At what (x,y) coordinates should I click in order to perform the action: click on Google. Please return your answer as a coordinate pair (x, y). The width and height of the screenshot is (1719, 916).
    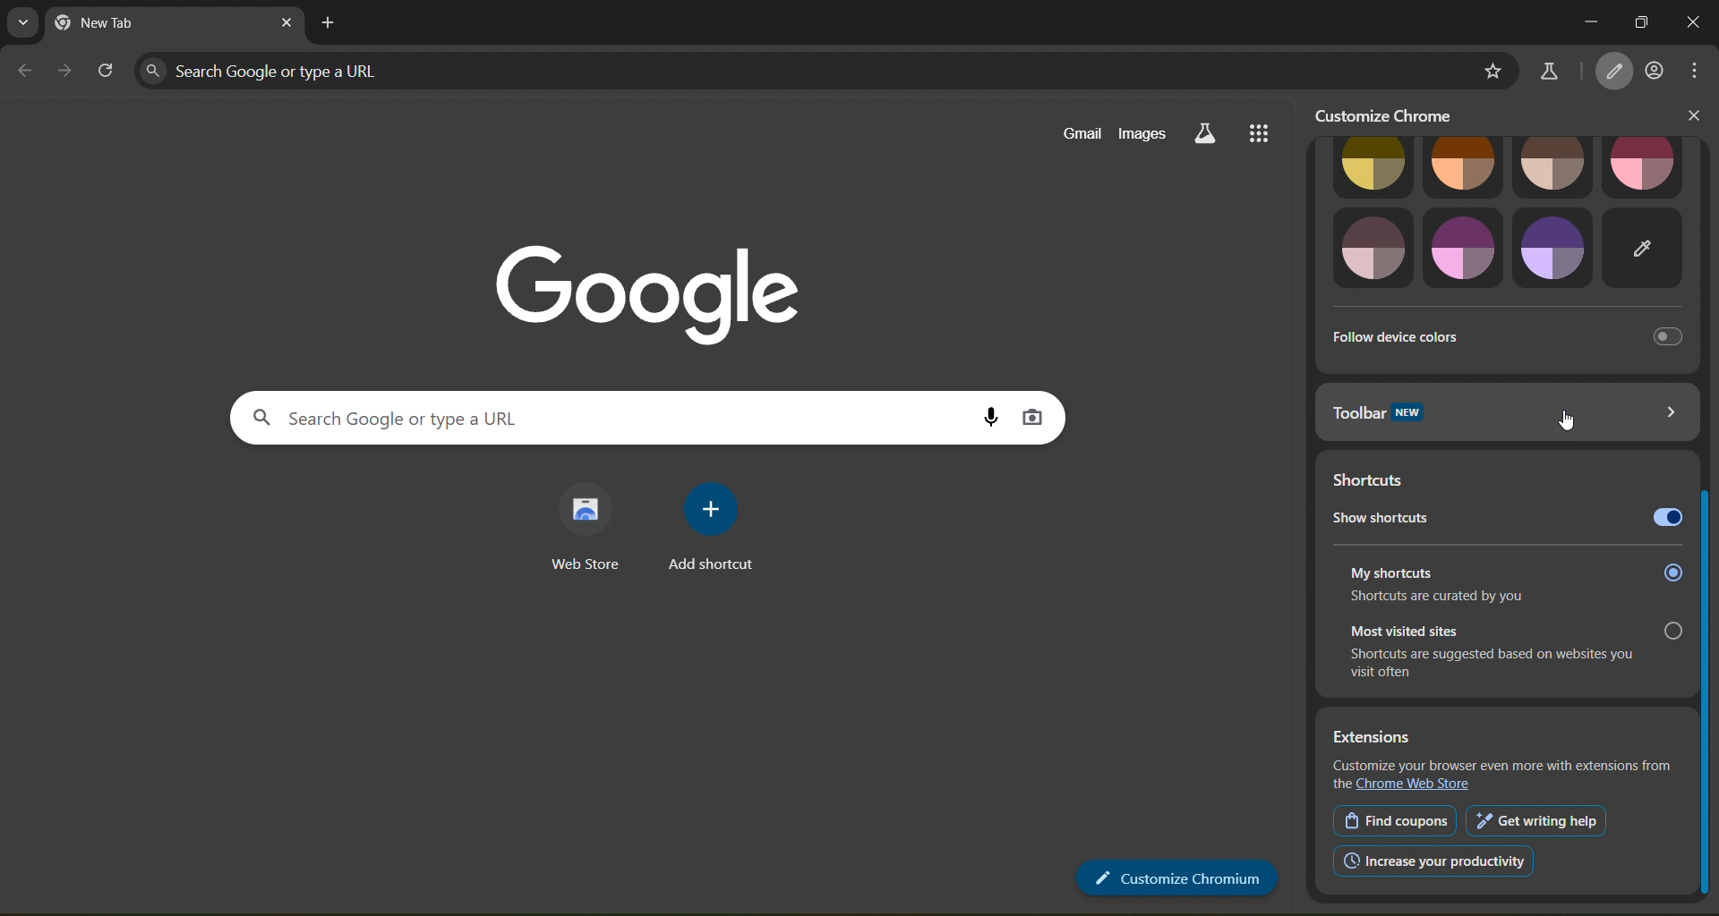
    Looking at the image, I should click on (640, 280).